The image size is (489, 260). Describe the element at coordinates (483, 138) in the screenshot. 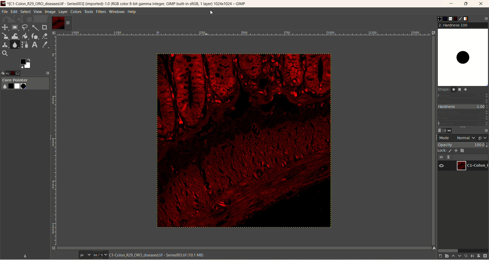

I see `switch to another group of mode` at that location.